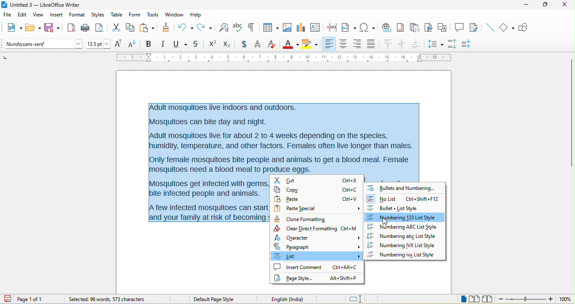 Image resolution: width=575 pixels, height=304 pixels. I want to click on increase size, so click(120, 44).